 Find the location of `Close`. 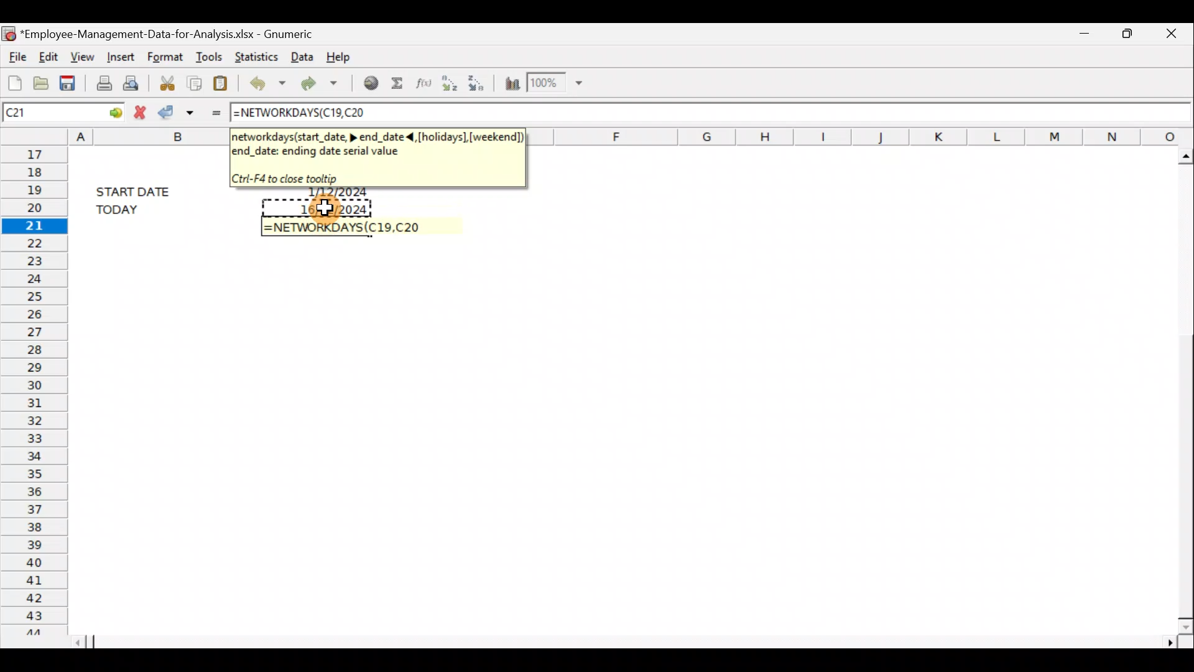

Close is located at coordinates (1169, 35).